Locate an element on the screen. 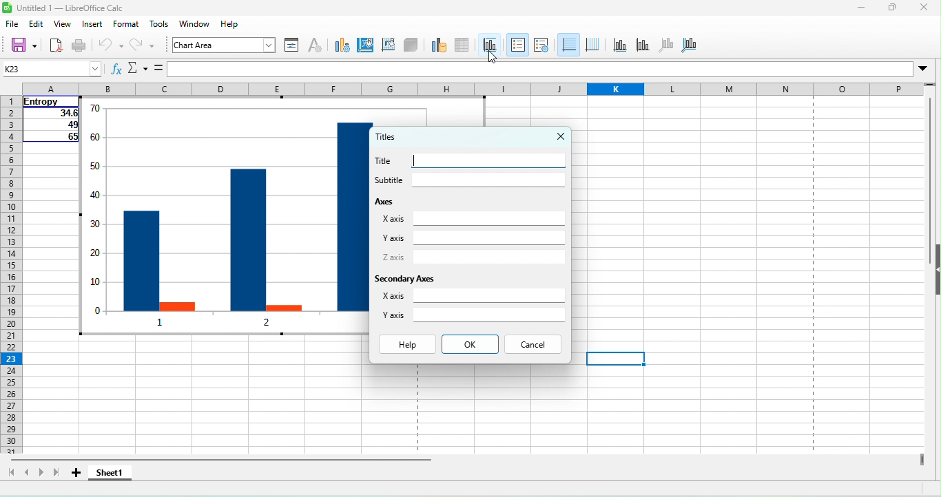 Image resolution: width=941 pixels, height=497 pixels. scroll to next sheet is located at coordinates (41, 473).